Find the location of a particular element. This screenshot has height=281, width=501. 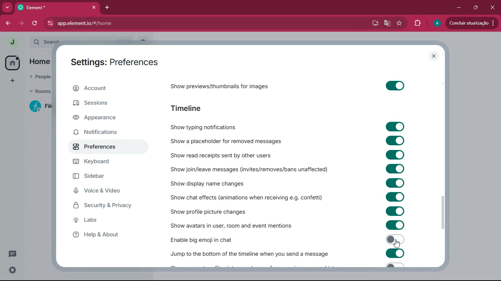

sessions is located at coordinates (106, 105).